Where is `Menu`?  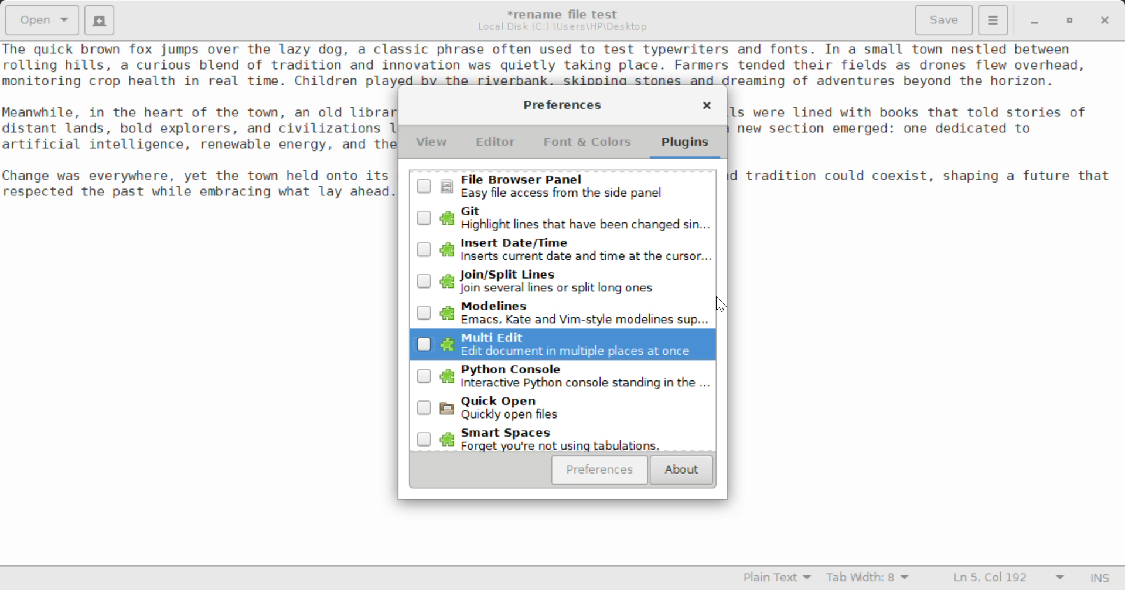 Menu is located at coordinates (993, 19).